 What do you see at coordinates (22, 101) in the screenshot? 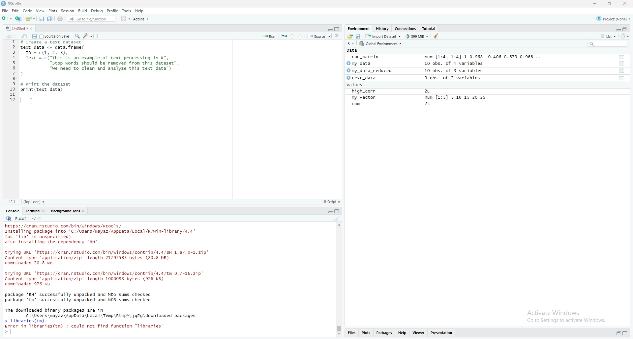
I see `text cursor` at bounding box center [22, 101].